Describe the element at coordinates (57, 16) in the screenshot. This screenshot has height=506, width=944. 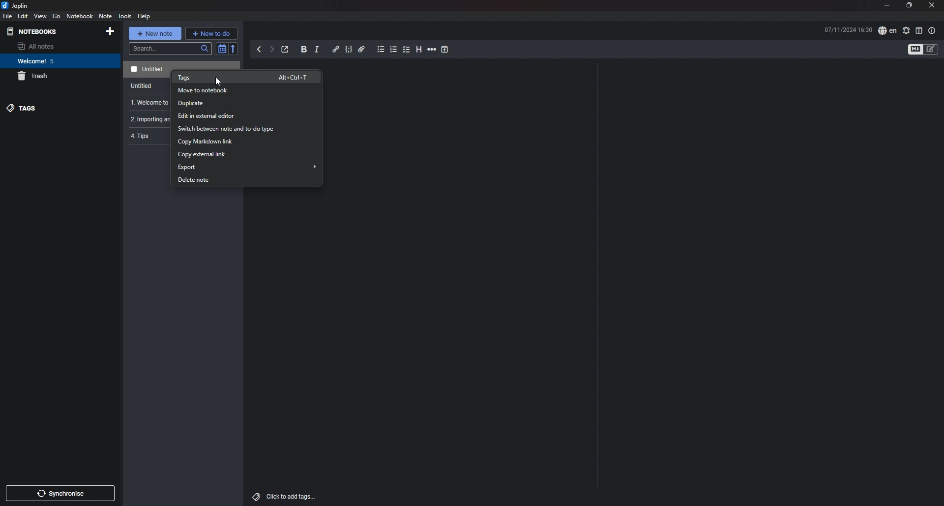
I see `go` at that location.